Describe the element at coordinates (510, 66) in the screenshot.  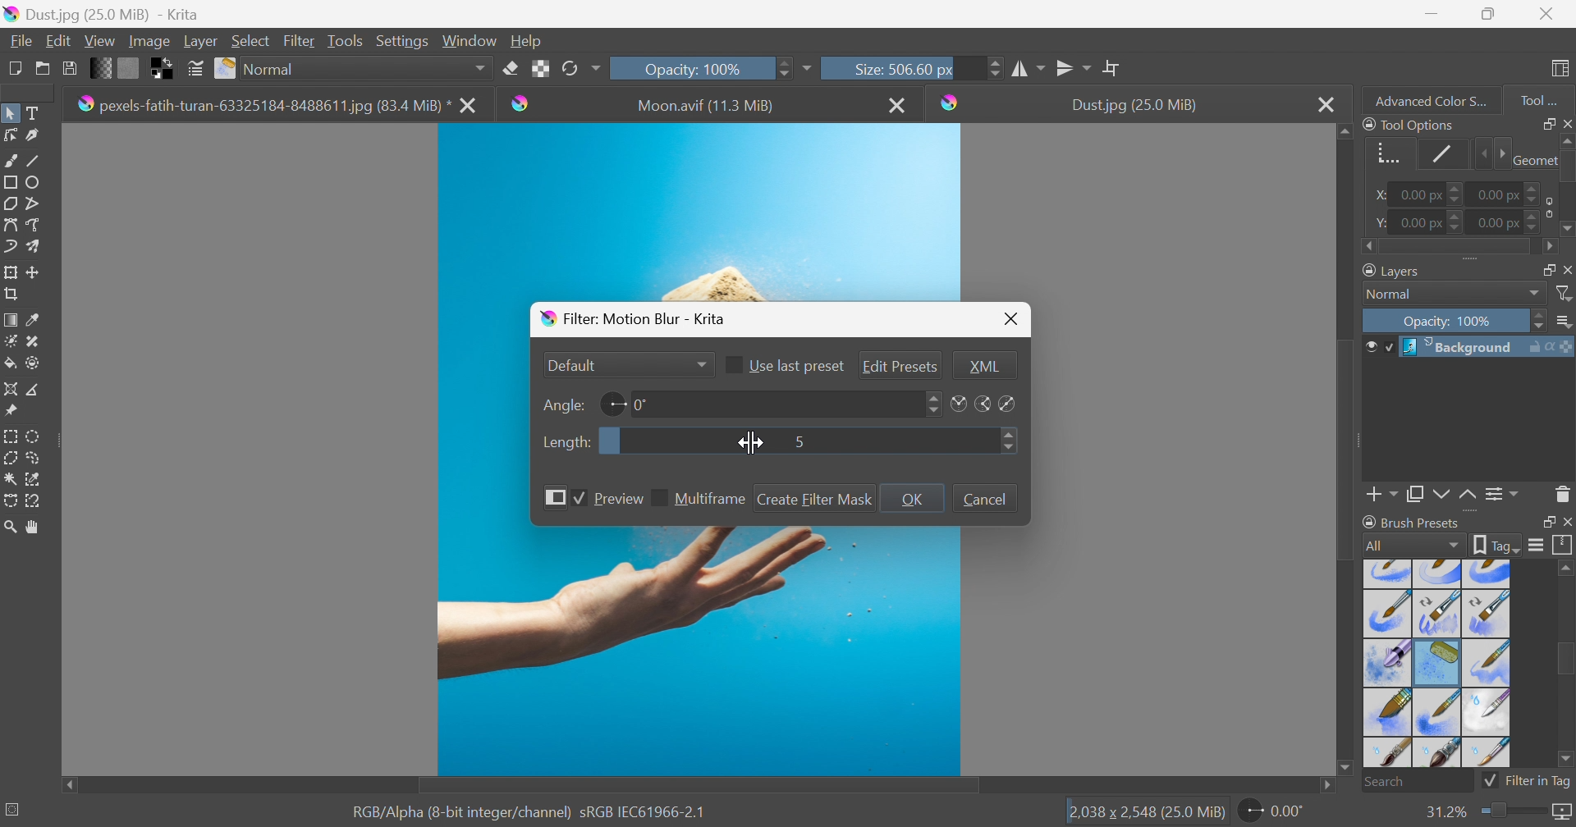
I see `Set eraser mode` at that location.